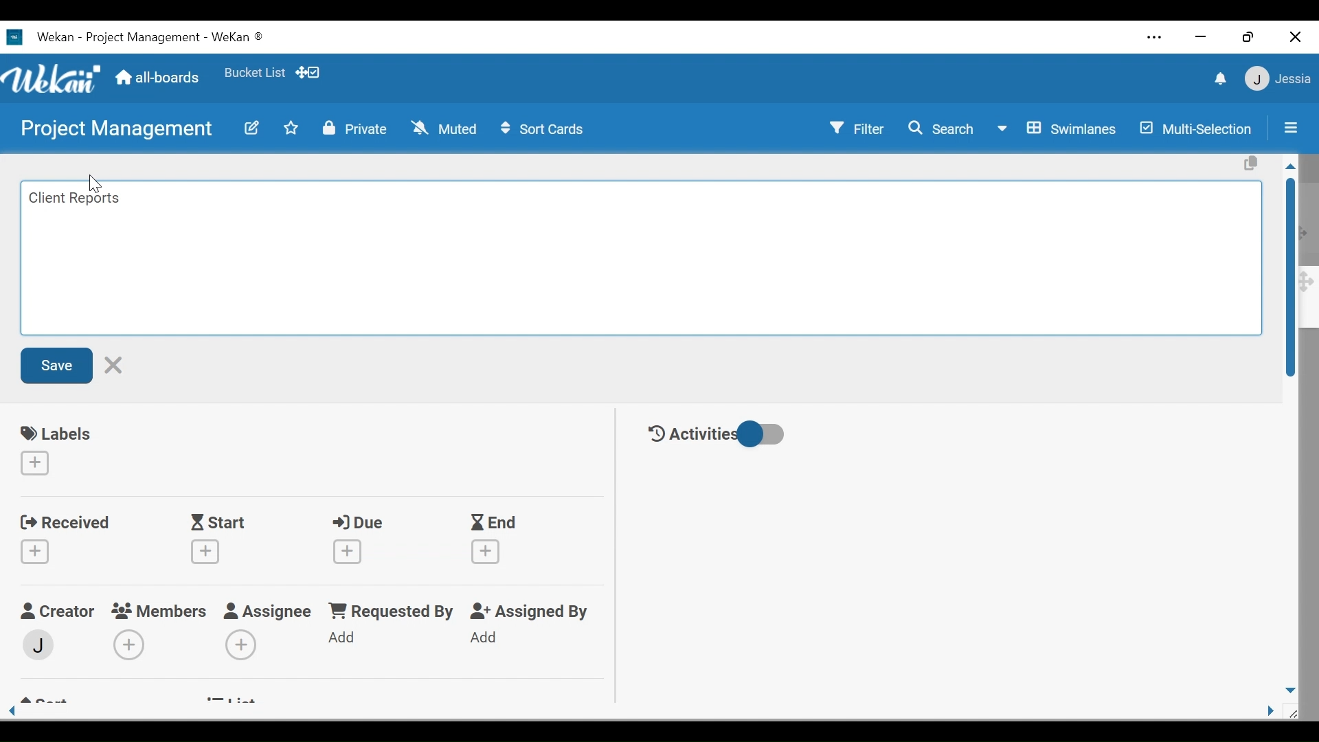 This screenshot has width=1319, height=742. Describe the element at coordinates (856, 129) in the screenshot. I see `Filter` at that location.